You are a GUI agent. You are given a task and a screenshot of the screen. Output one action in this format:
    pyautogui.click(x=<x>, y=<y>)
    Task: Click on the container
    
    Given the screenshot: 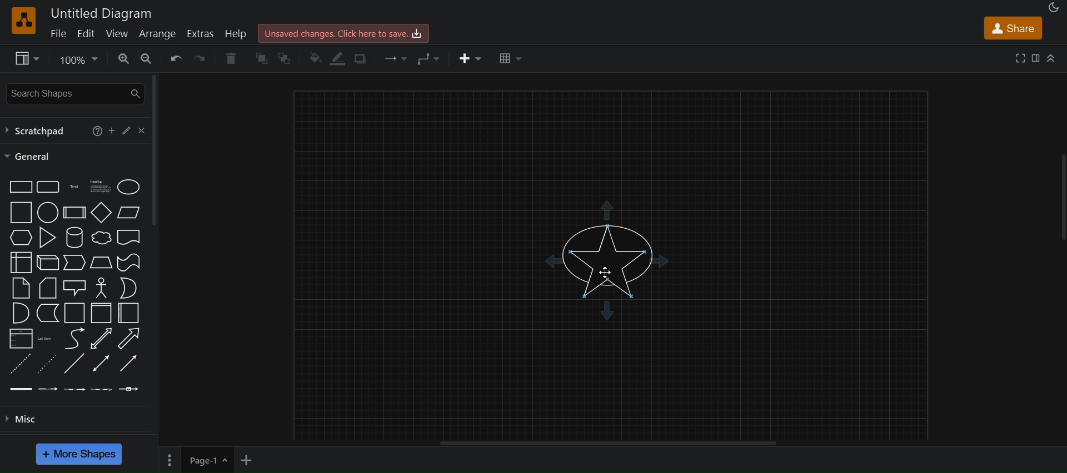 What is the action you would take?
    pyautogui.click(x=72, y=313)
    